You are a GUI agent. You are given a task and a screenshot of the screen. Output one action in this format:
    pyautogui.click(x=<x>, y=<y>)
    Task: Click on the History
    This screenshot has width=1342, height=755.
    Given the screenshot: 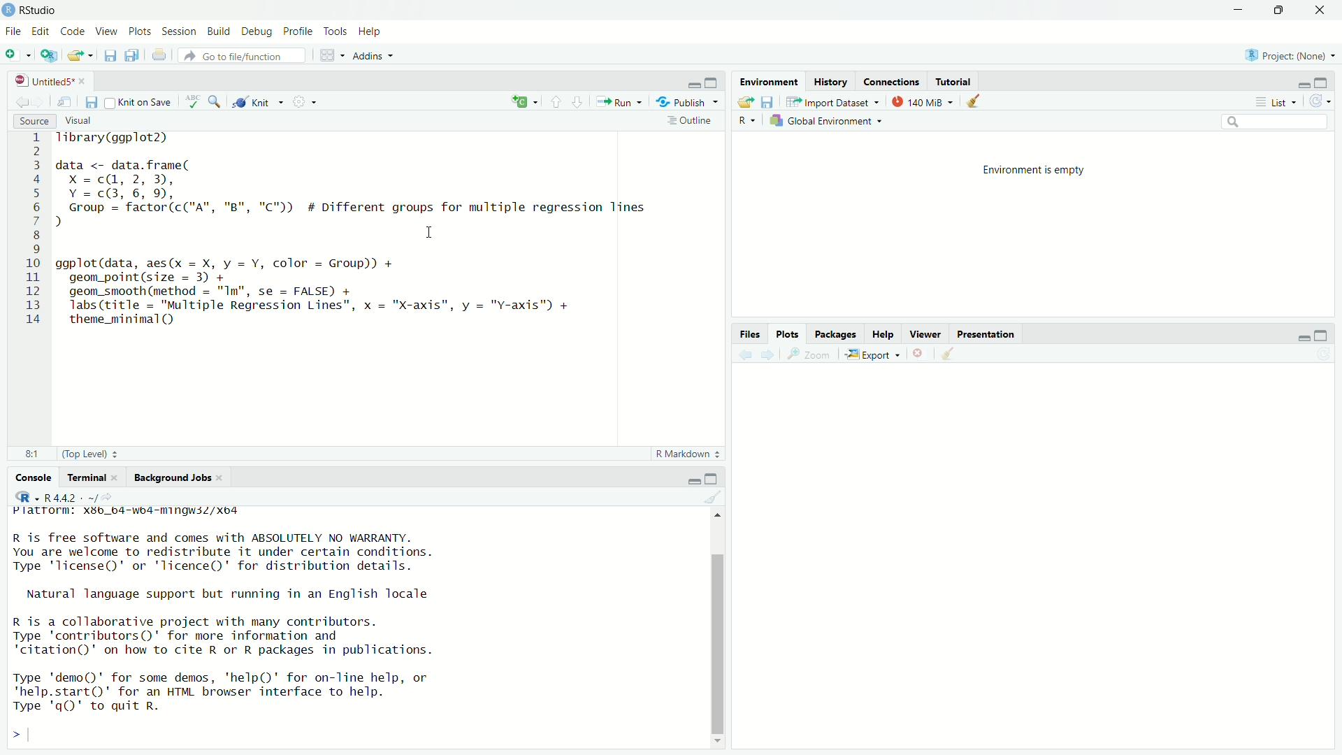 What is the action you would take?
    pyautogui.click(x=830, y=83)
    